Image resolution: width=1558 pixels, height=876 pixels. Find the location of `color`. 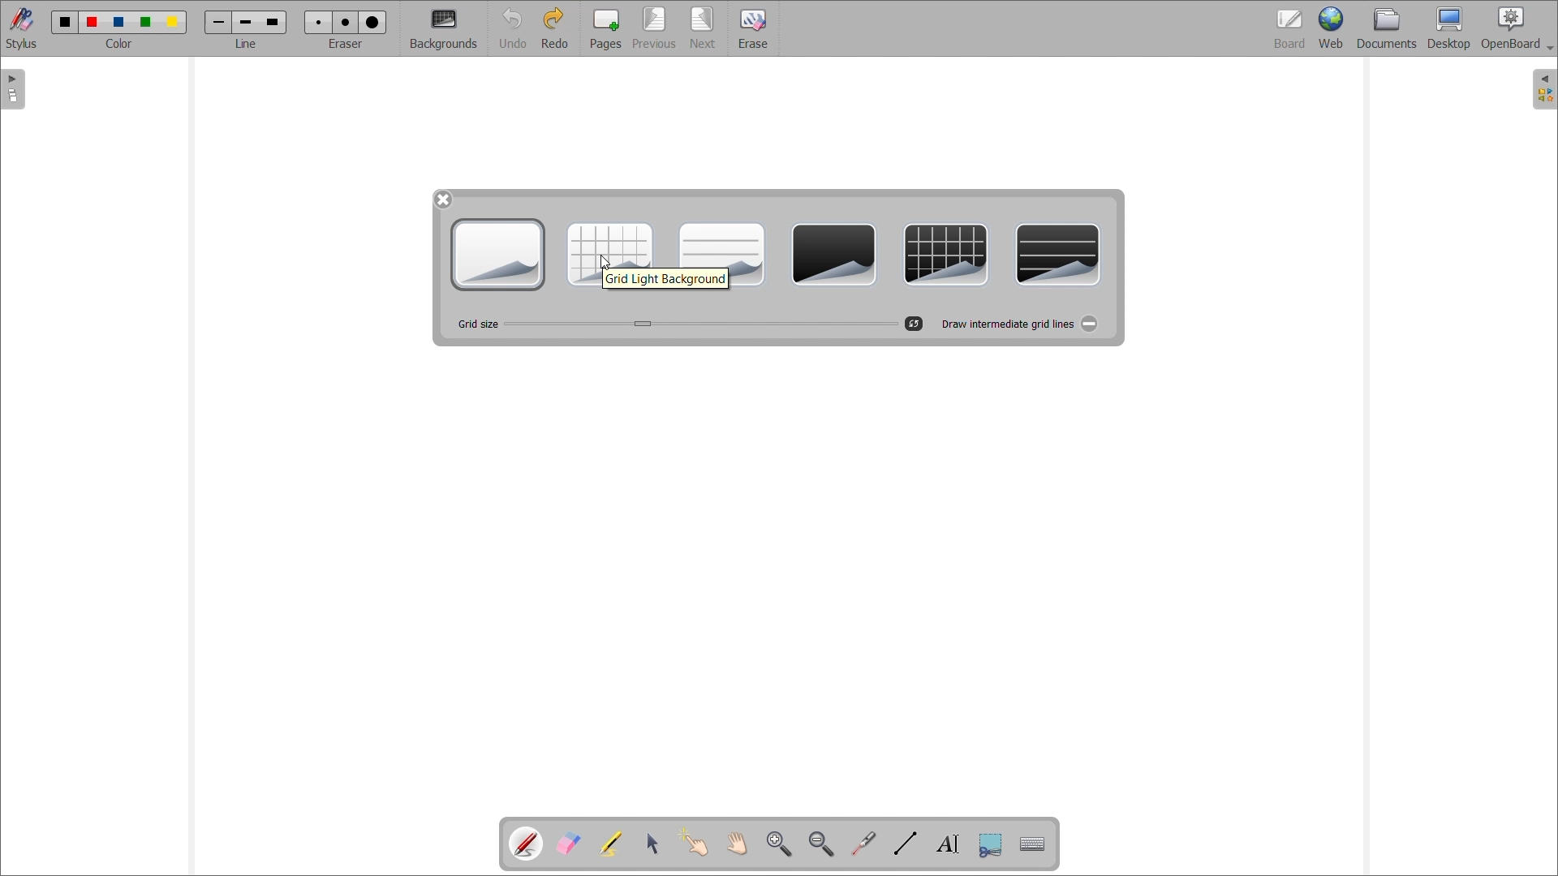

color is located at coordinates (123, 45).